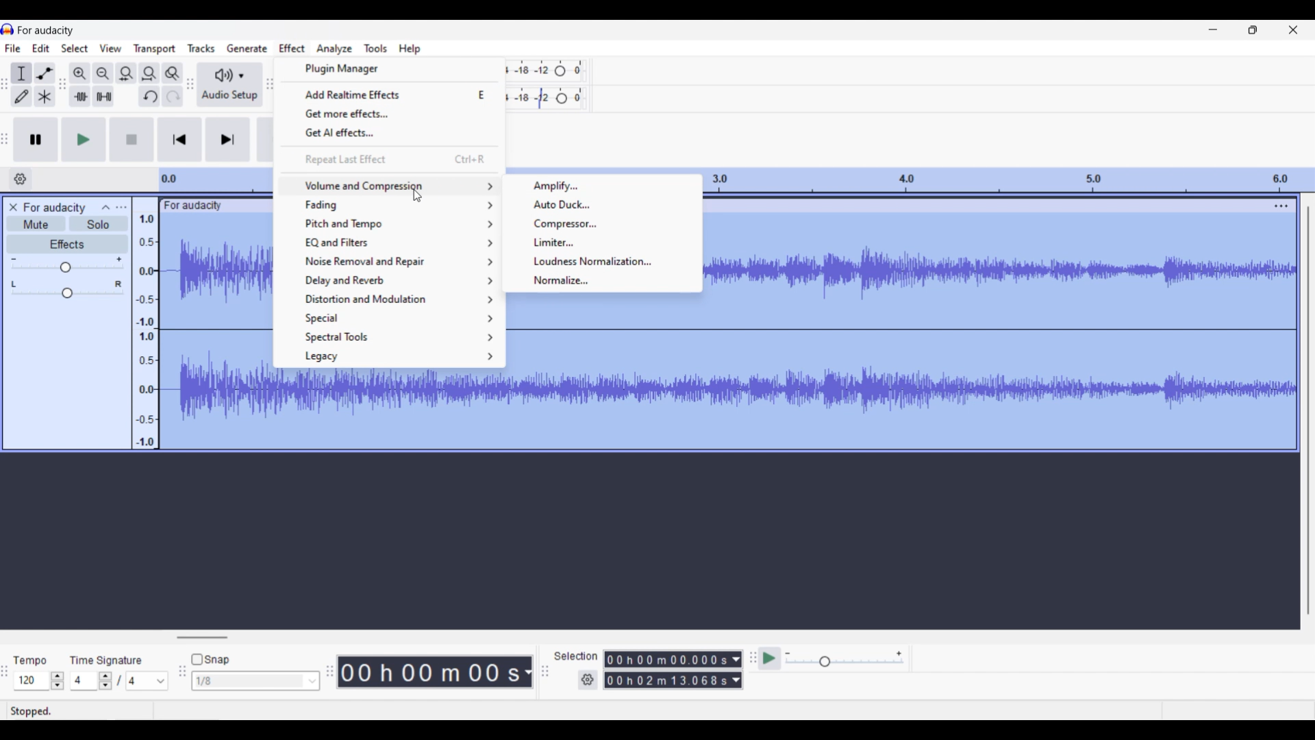 The image size is (1315, 740). Describe the element at coordinates (1011, 180) in the screenshot. I see `Scale to measure length of track` at that location.